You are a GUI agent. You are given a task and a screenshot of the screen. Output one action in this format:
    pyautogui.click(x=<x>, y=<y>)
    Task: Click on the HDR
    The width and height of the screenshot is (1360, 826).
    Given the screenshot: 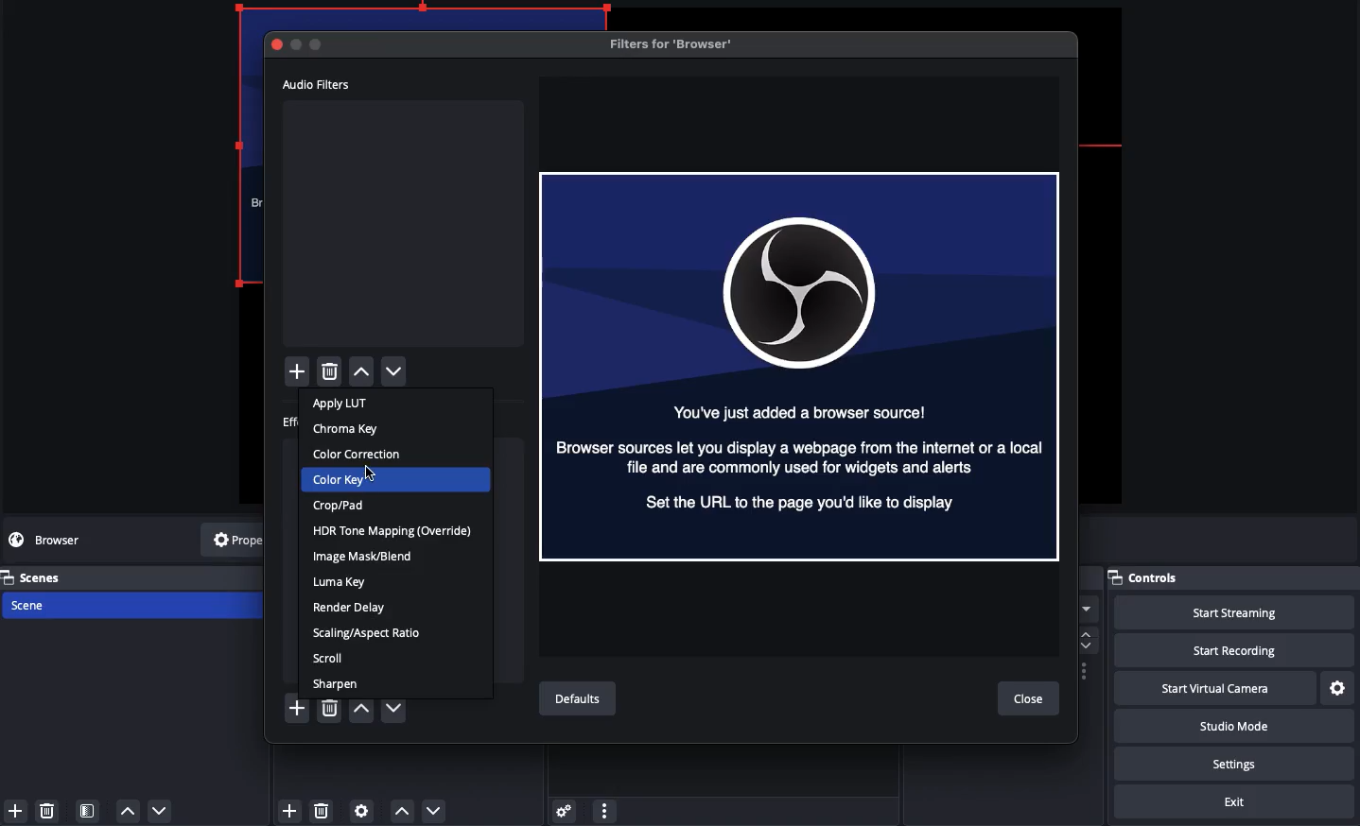 What is the action you would take?
    pyautogui.click(x=395, y=530)
    